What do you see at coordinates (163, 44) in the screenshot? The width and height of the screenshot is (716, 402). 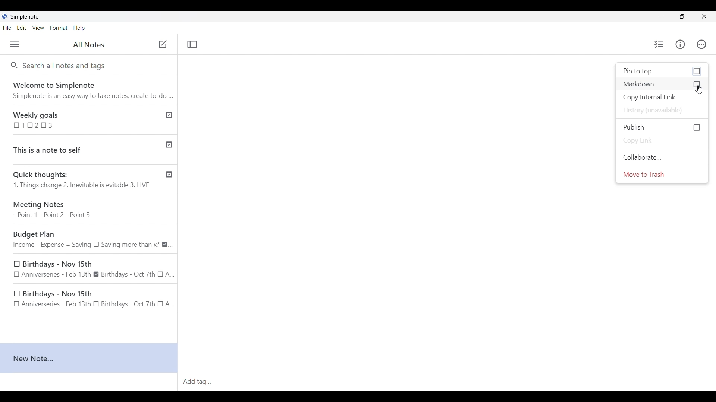 I see `Add new note` at bounding box center [163, 44].